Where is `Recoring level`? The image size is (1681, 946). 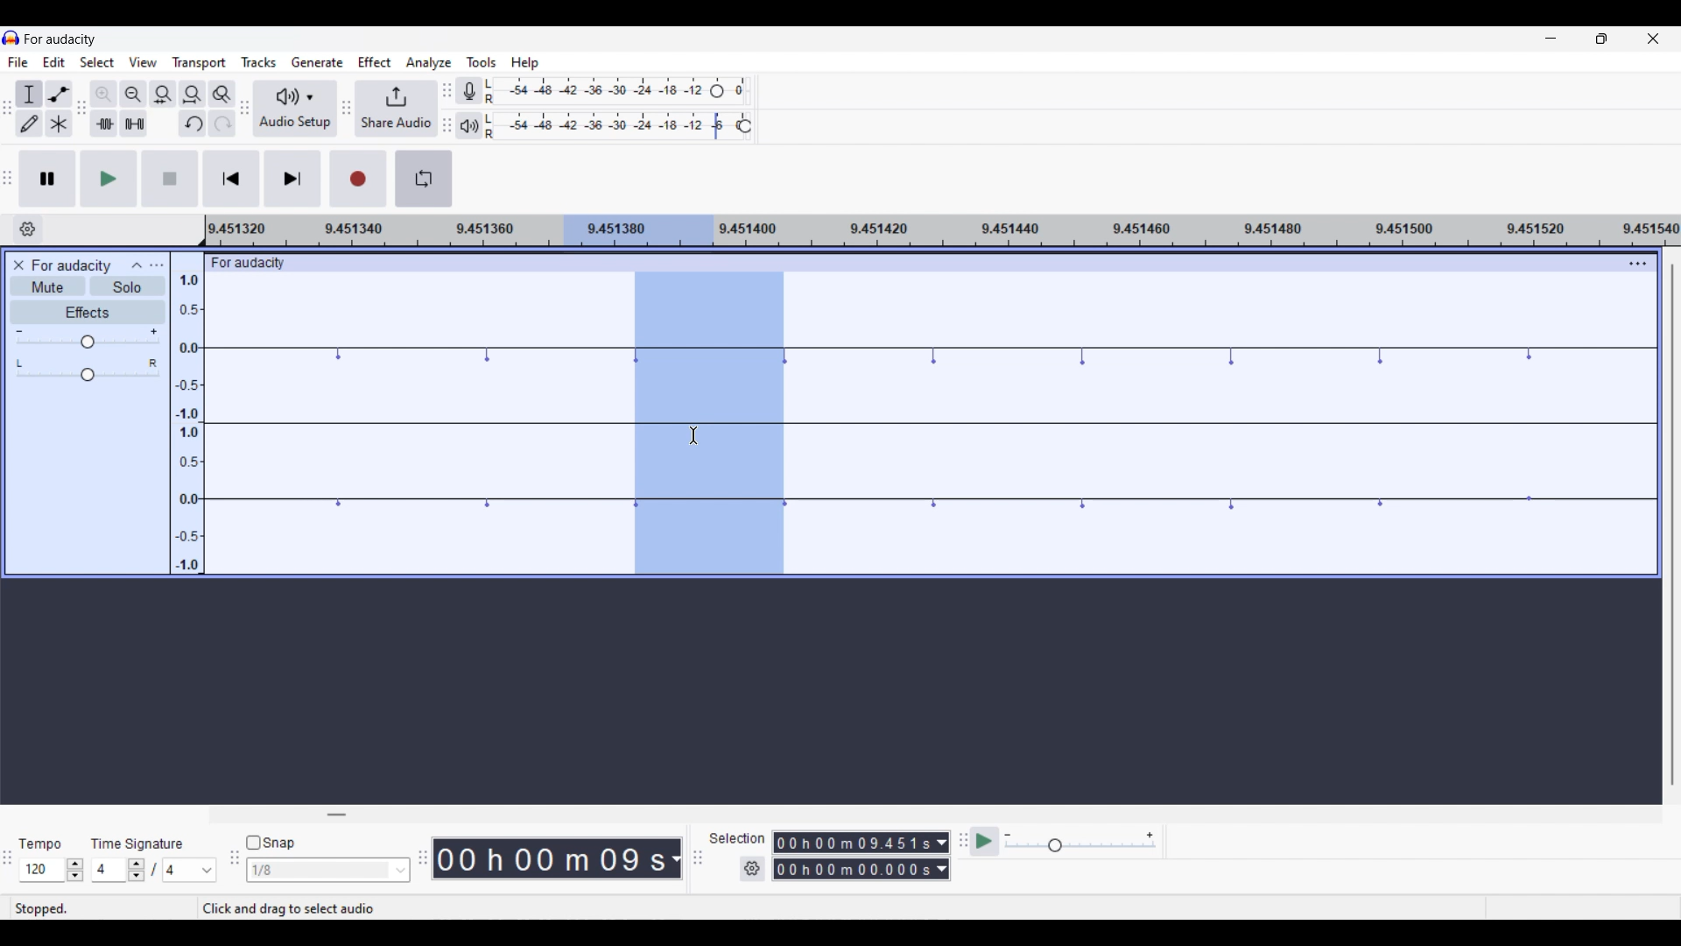
Recoring level is located at coordinates (619, 91).